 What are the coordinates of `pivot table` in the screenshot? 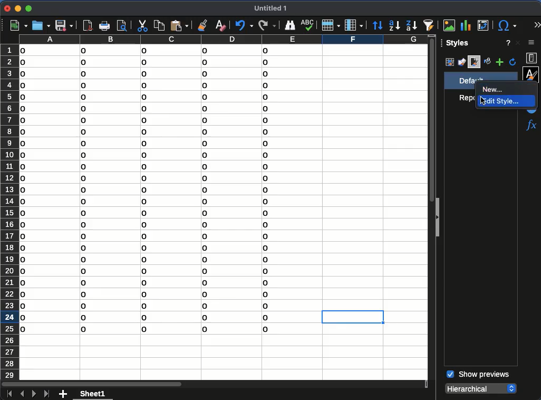 It's located at (484, 25).